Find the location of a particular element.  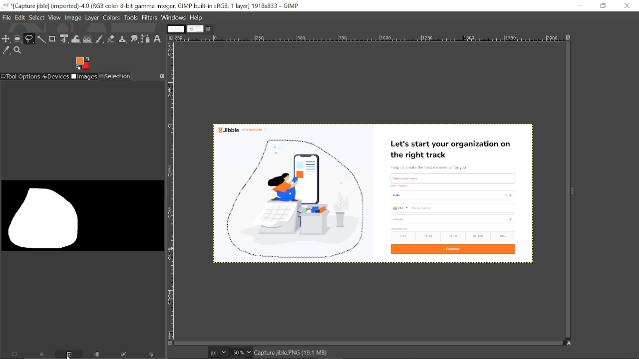

Minimize is located at coordinates (580, 5).